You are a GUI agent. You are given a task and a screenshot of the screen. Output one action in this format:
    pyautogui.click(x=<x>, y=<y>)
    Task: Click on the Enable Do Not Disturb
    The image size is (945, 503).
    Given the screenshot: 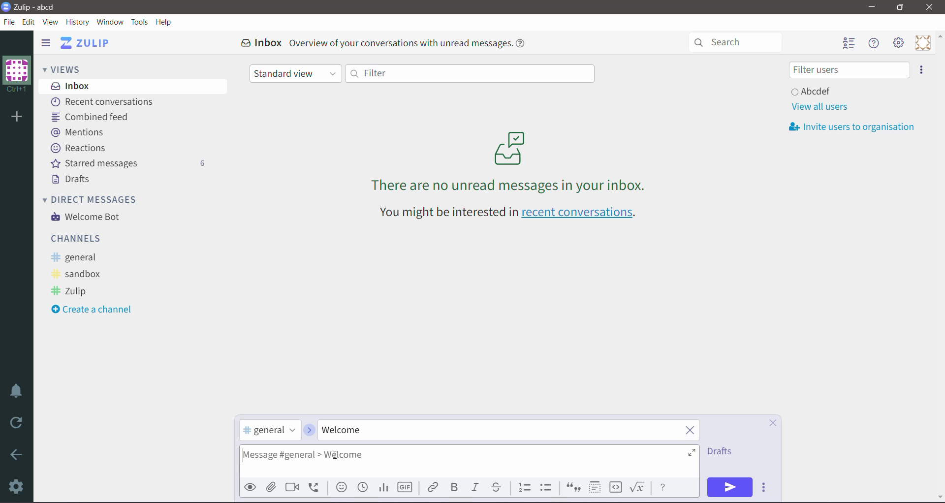 What is the action you would take?
    pyautogui.click(x=17, y=391)
    